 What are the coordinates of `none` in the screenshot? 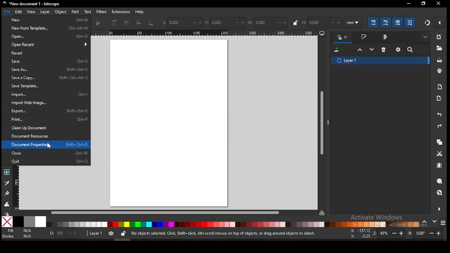 It's located at (7, 222).